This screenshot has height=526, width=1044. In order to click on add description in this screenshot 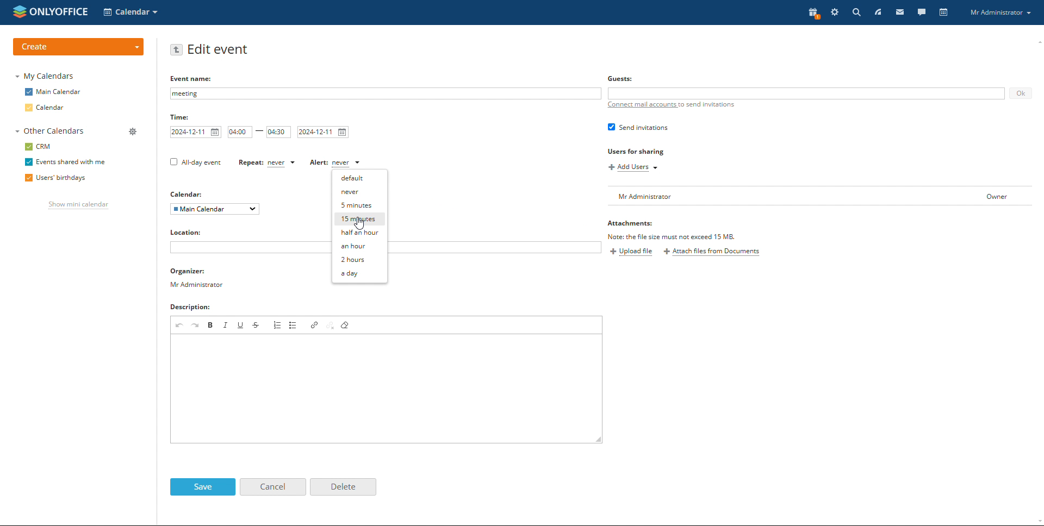, I will do `click(386, 389)`.